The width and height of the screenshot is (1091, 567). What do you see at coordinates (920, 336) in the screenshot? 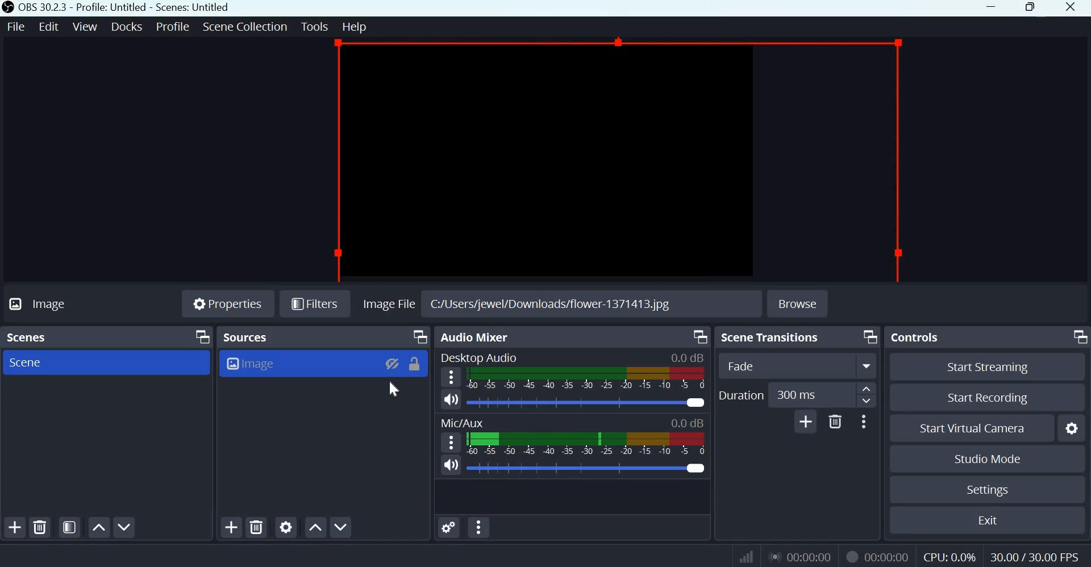
I see `Controls` at bounding box center [920, 336].